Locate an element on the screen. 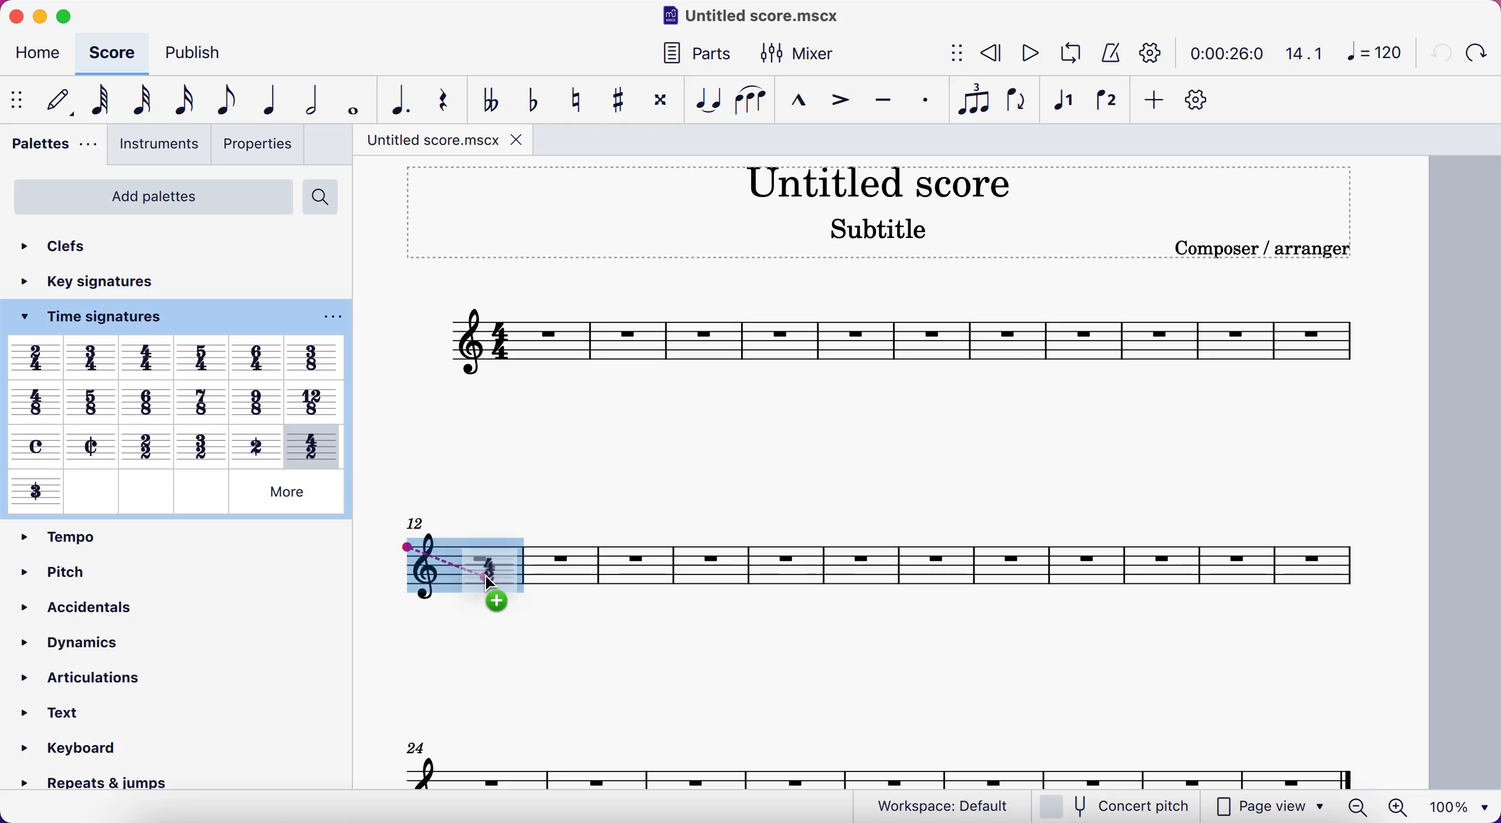   is located at coordinates (256, 444).